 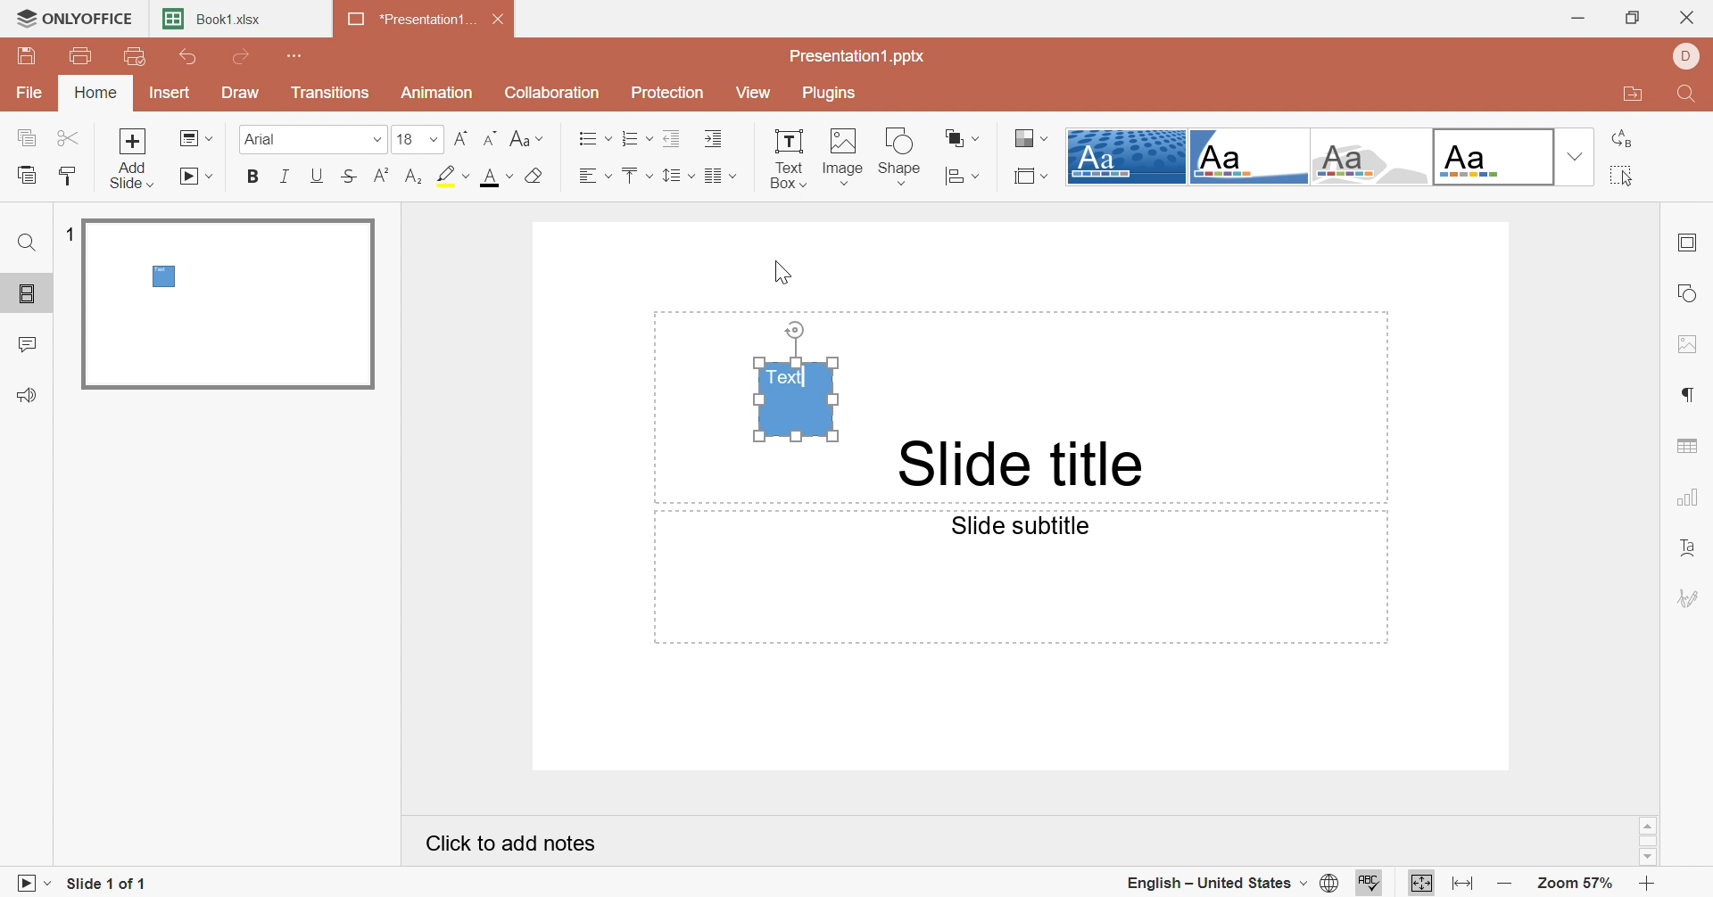 I want to click on Zoom 57%, so click(x=1580, y=881).